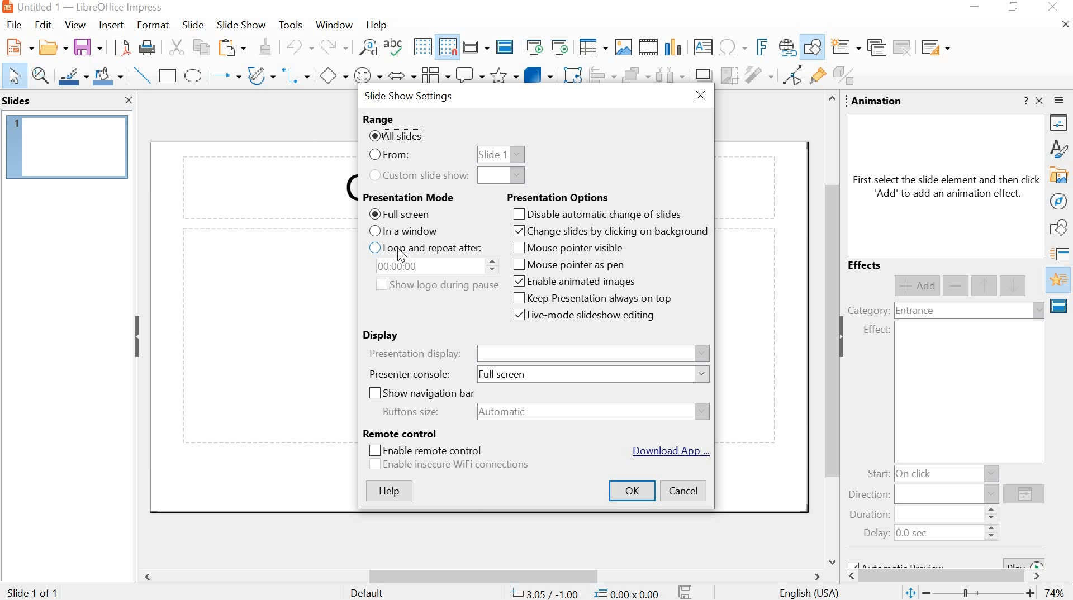  I want to click on export as pdf, so click(120, 49).